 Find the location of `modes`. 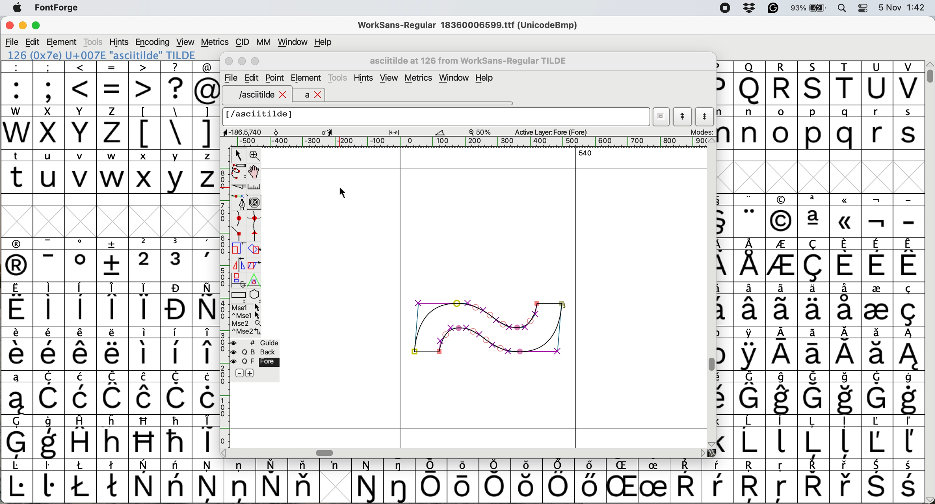

modes is located at coordinates (701, 131).